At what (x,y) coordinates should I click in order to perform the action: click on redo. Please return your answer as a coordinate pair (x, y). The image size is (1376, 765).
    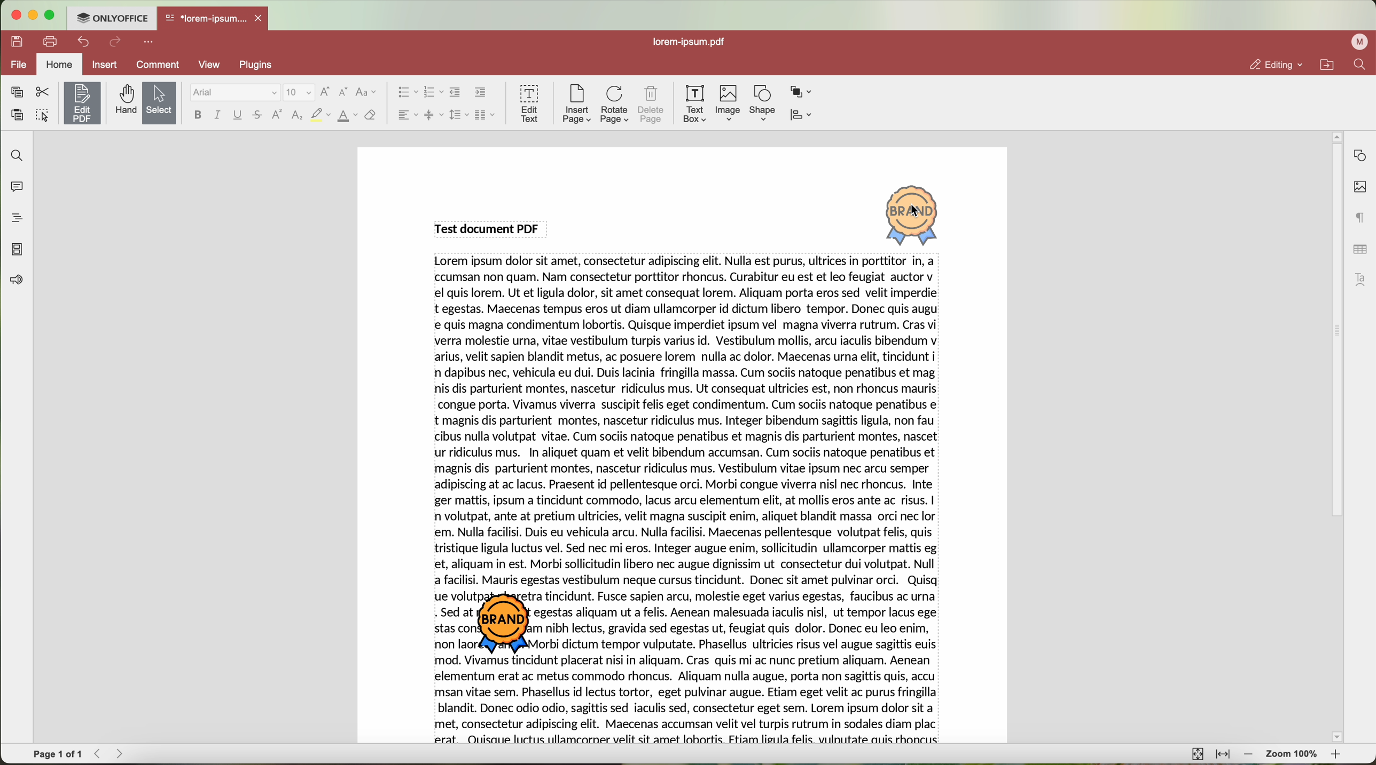
    Looking at the image, I should click on (115, 43).